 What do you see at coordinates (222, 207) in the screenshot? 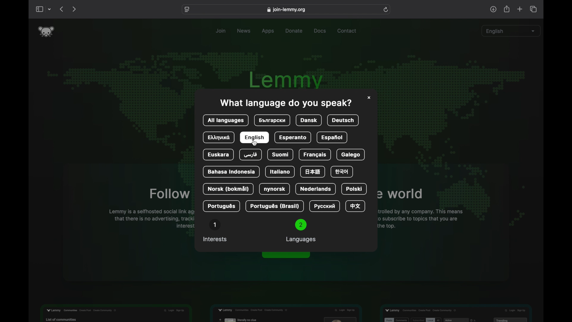
I see `portogues` at bounding box center [222, 207].